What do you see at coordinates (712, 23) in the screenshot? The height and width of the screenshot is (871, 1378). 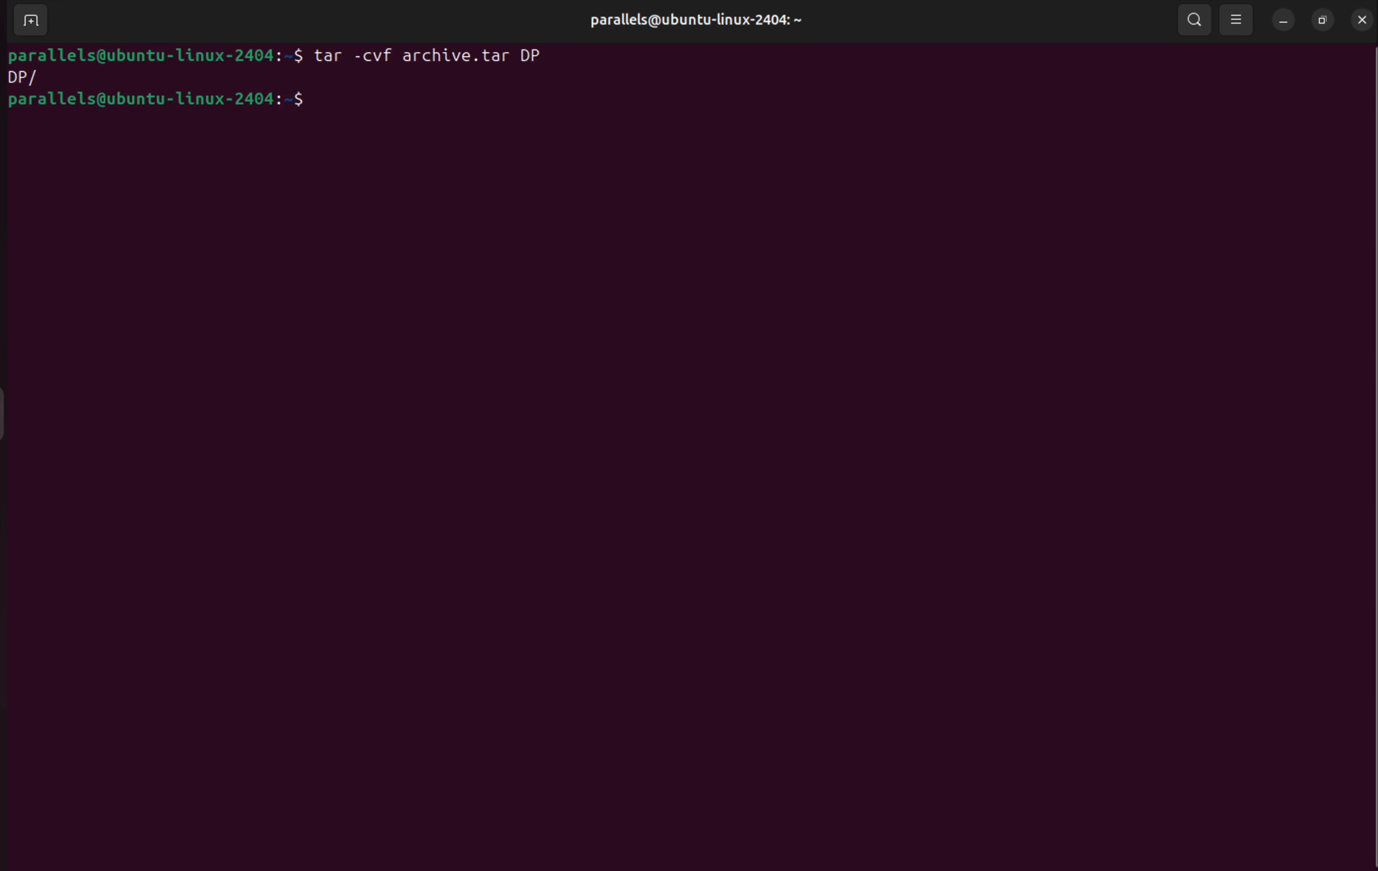 I see `parallels profile` at bounding box center [712, 23].